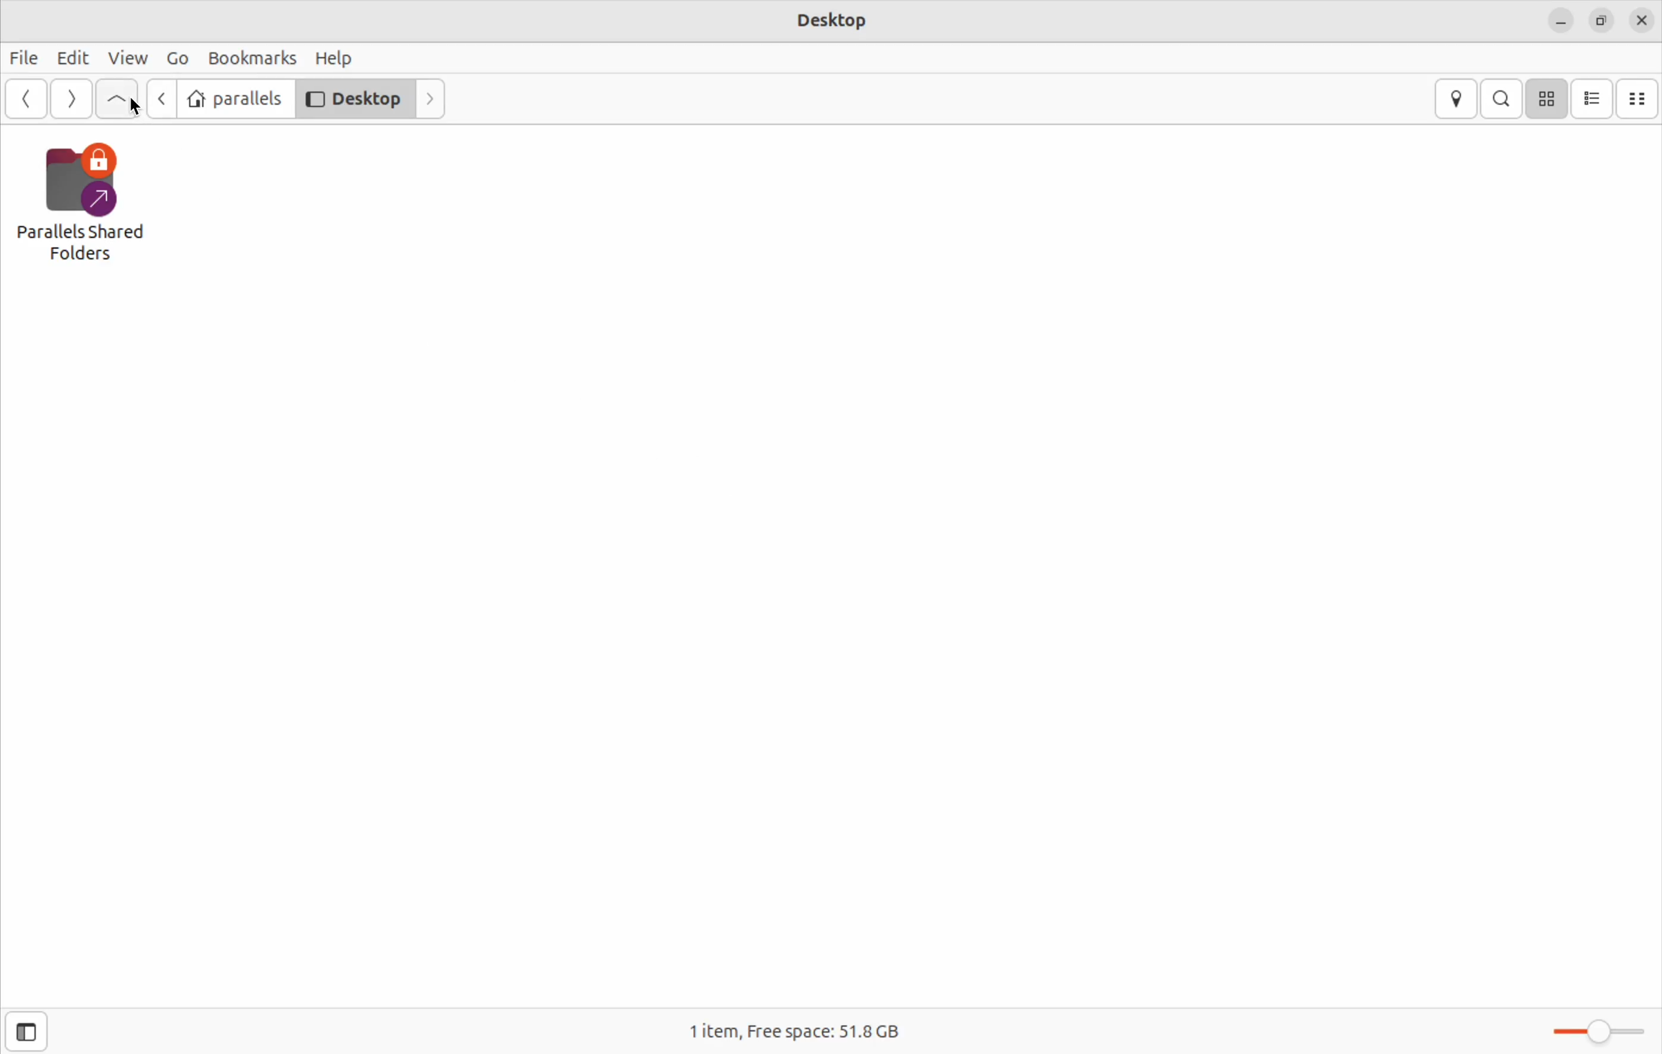 Image resolution: width=1662 pixels, height=1054 pixels. What do you see at coordinates (28, 58) in the screenshot?
I see `file` at bounding box center [28, 58].